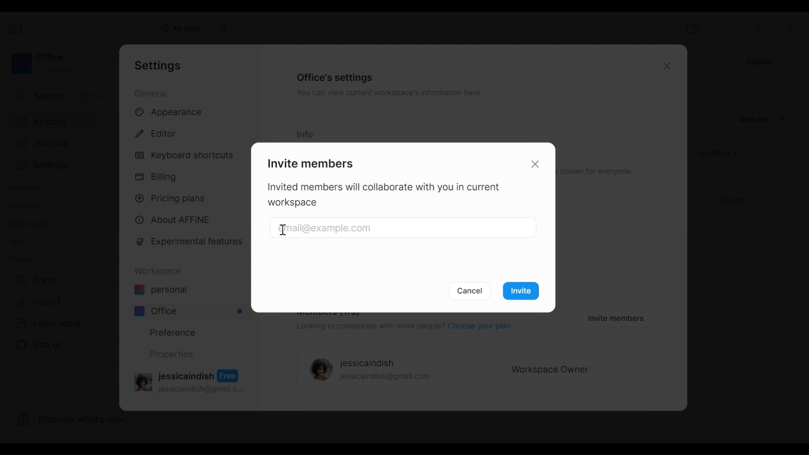 This screenshot has width=809, height=455. What do you see at coordinates (692, 28) in the screenshot?
I see `Show/Hide Sidebar` at bounding box center [692, 28].